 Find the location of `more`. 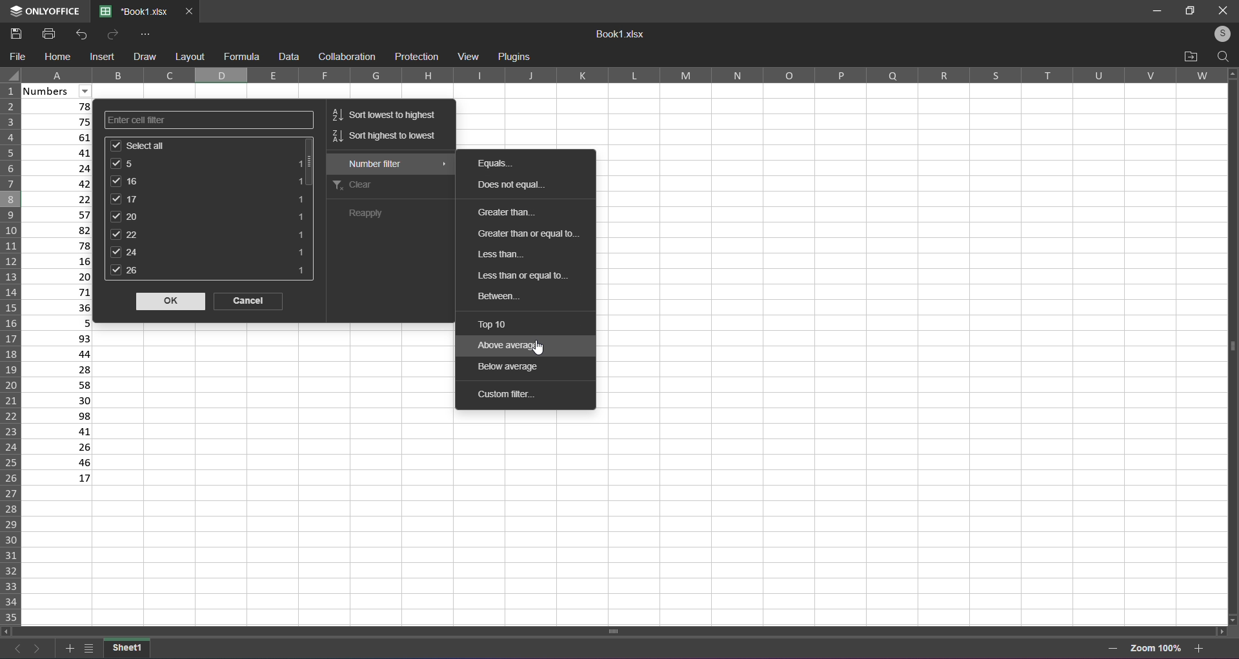

more is located at coordinates (146, 34).